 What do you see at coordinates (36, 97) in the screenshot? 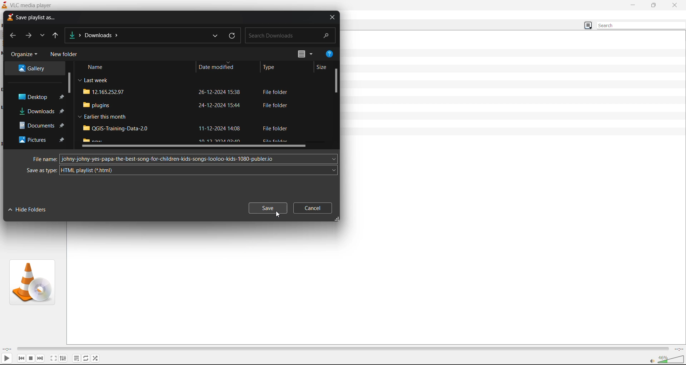
I see `desktop` at bounding box center [36, 97].